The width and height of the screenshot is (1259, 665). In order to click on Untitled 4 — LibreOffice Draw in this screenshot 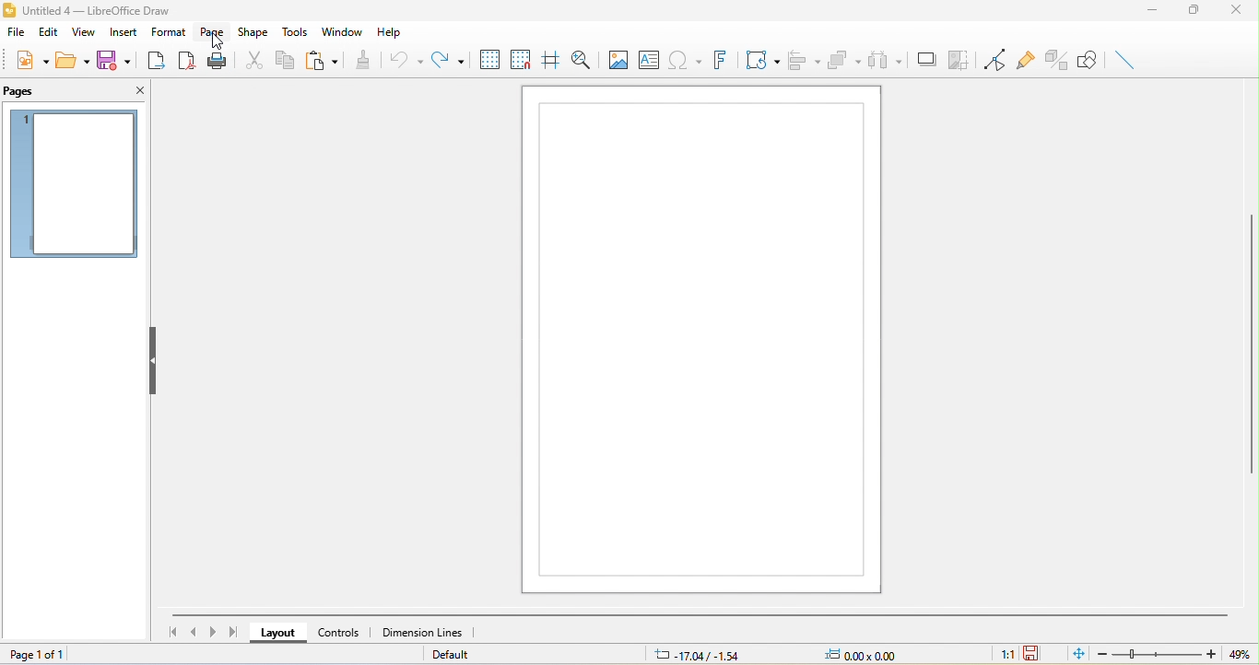, I will do `click(89, 8)`.